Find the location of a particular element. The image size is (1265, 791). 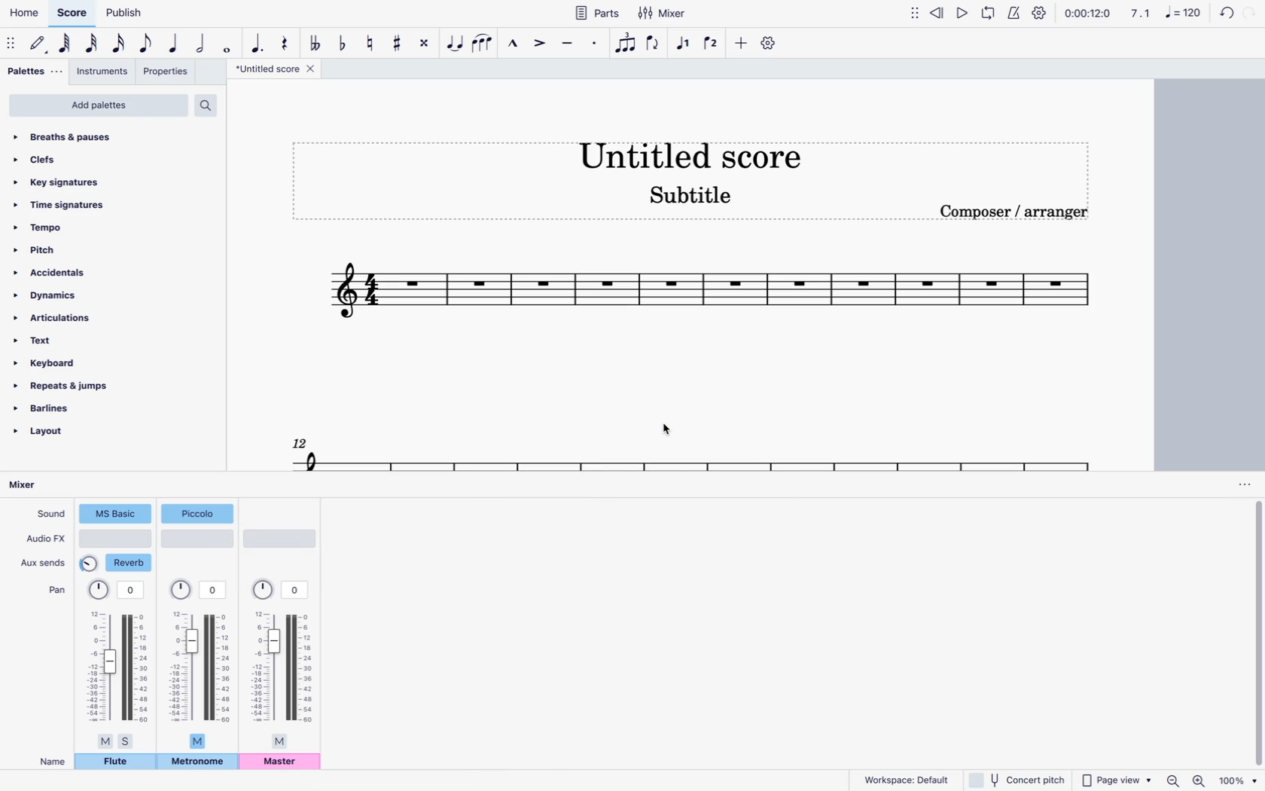

pan is located at coordinates (118, 664).